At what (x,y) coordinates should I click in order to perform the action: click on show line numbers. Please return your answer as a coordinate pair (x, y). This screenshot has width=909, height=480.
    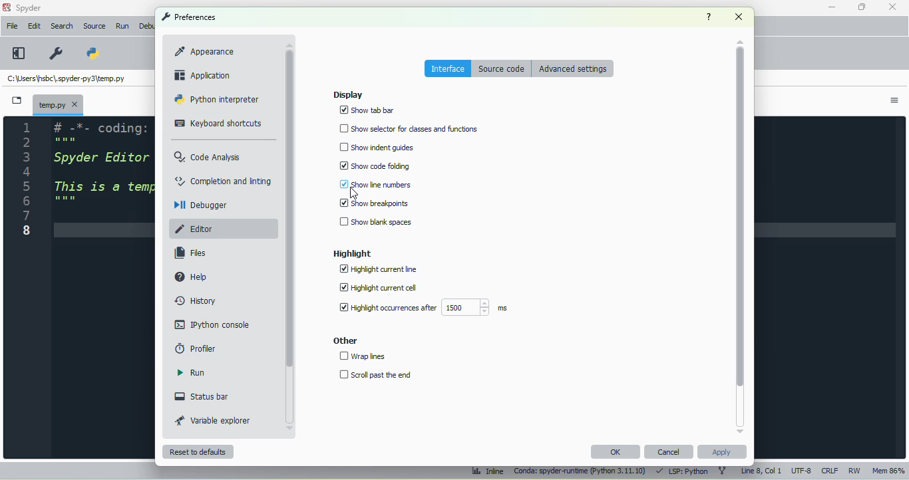
    Looking at the image, I should click on (377, 183).